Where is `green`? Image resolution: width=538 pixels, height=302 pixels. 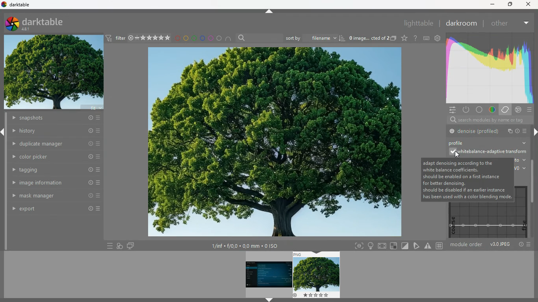 green is located at coordinates (194, 38).